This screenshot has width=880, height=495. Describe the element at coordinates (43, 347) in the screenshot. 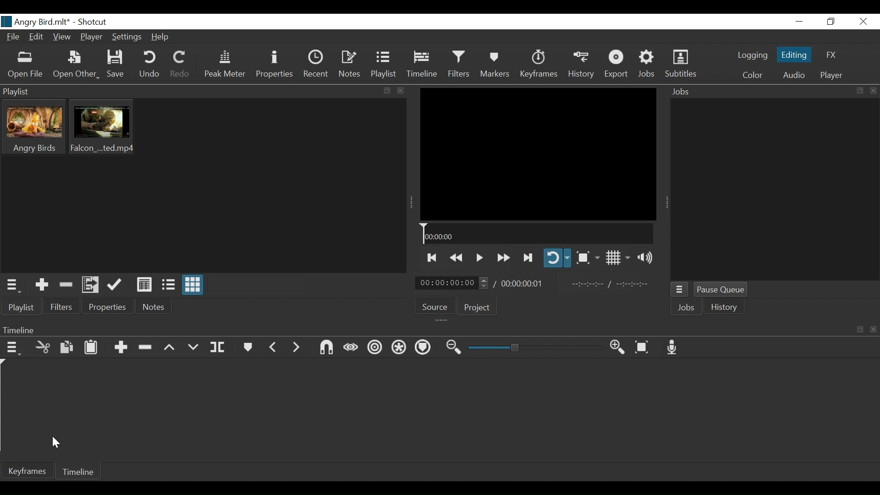

I see `Cut` at that location.